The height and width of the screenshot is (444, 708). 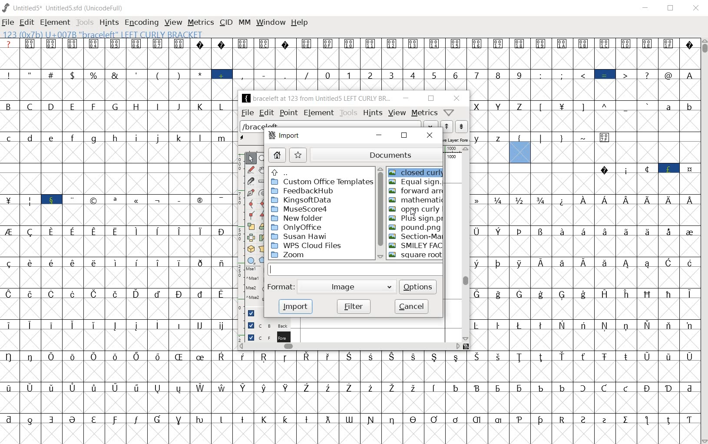 I want to click on onlyoffice, so click(x=298, y=226).